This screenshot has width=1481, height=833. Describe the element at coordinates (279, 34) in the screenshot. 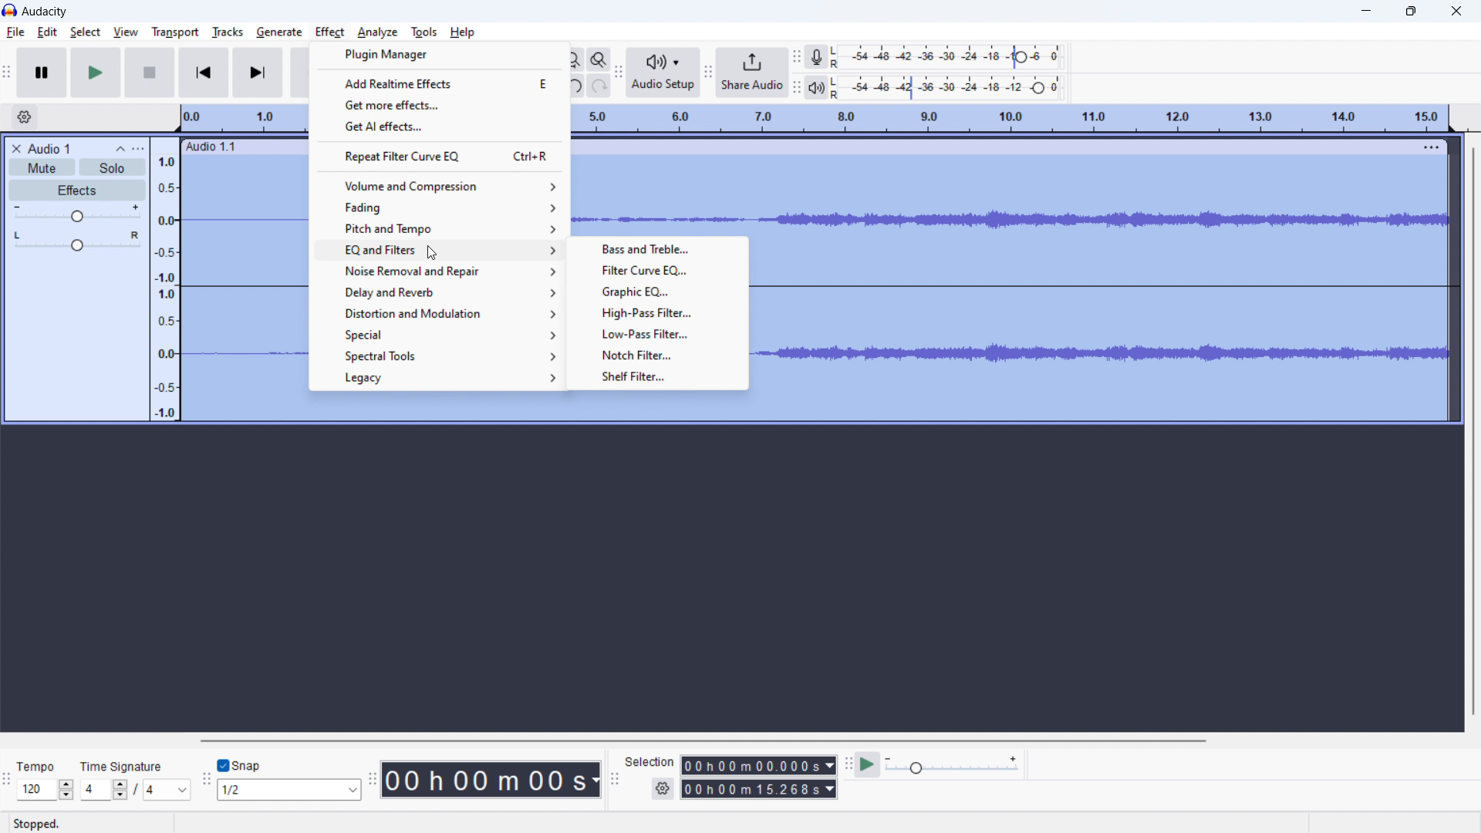

I see `generate` at that location.